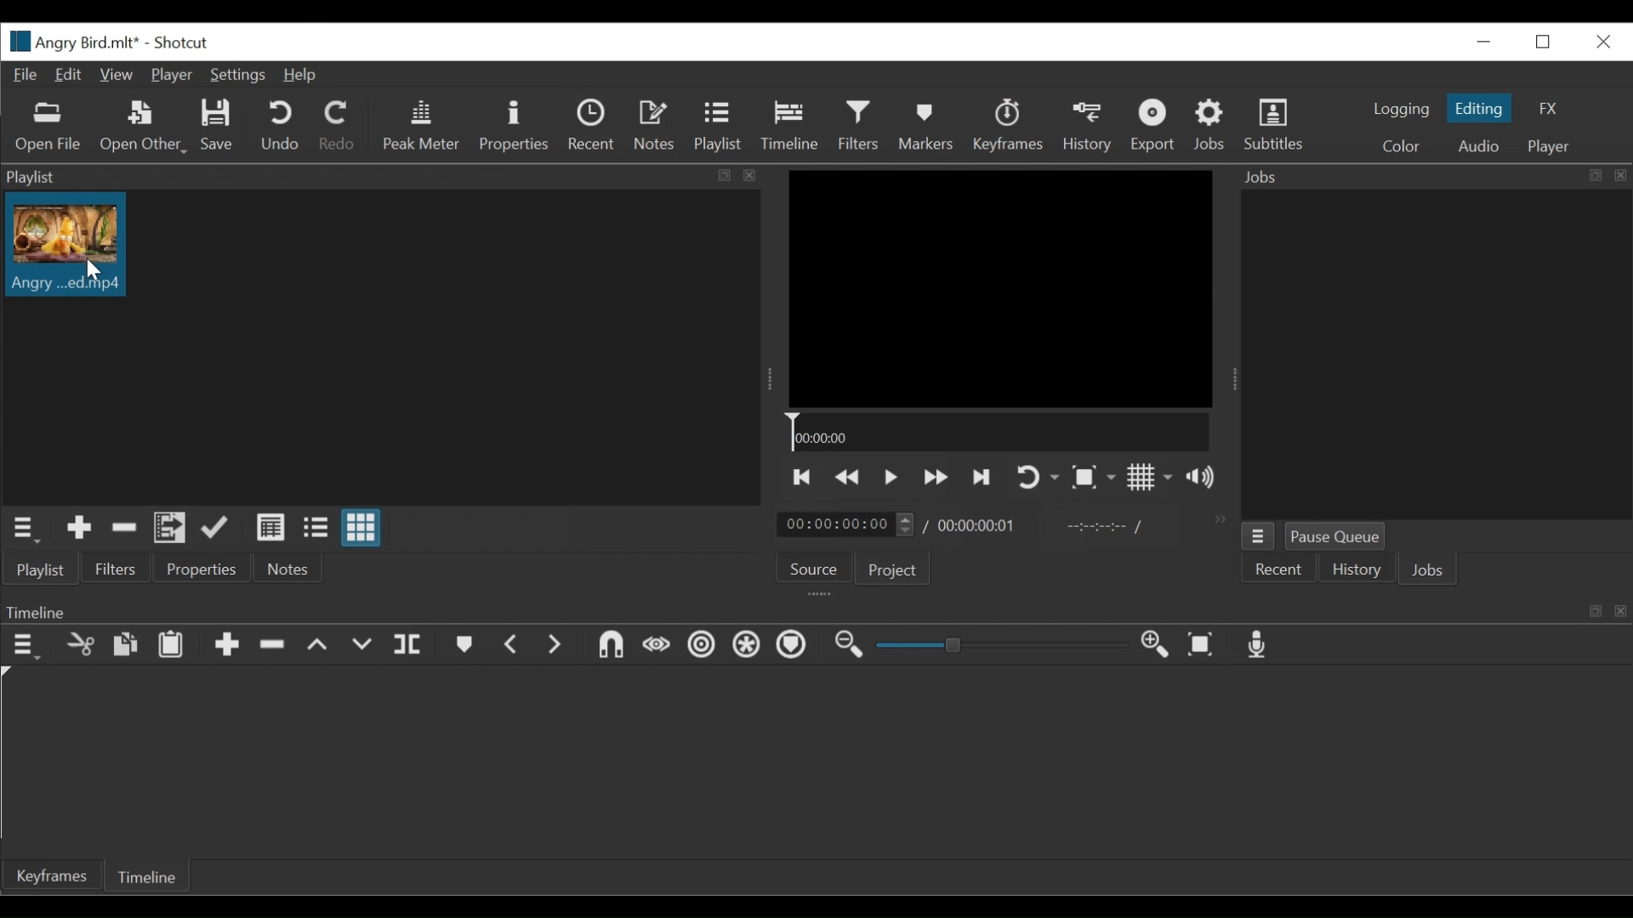  I want to click on Filters, so click(860, 126).